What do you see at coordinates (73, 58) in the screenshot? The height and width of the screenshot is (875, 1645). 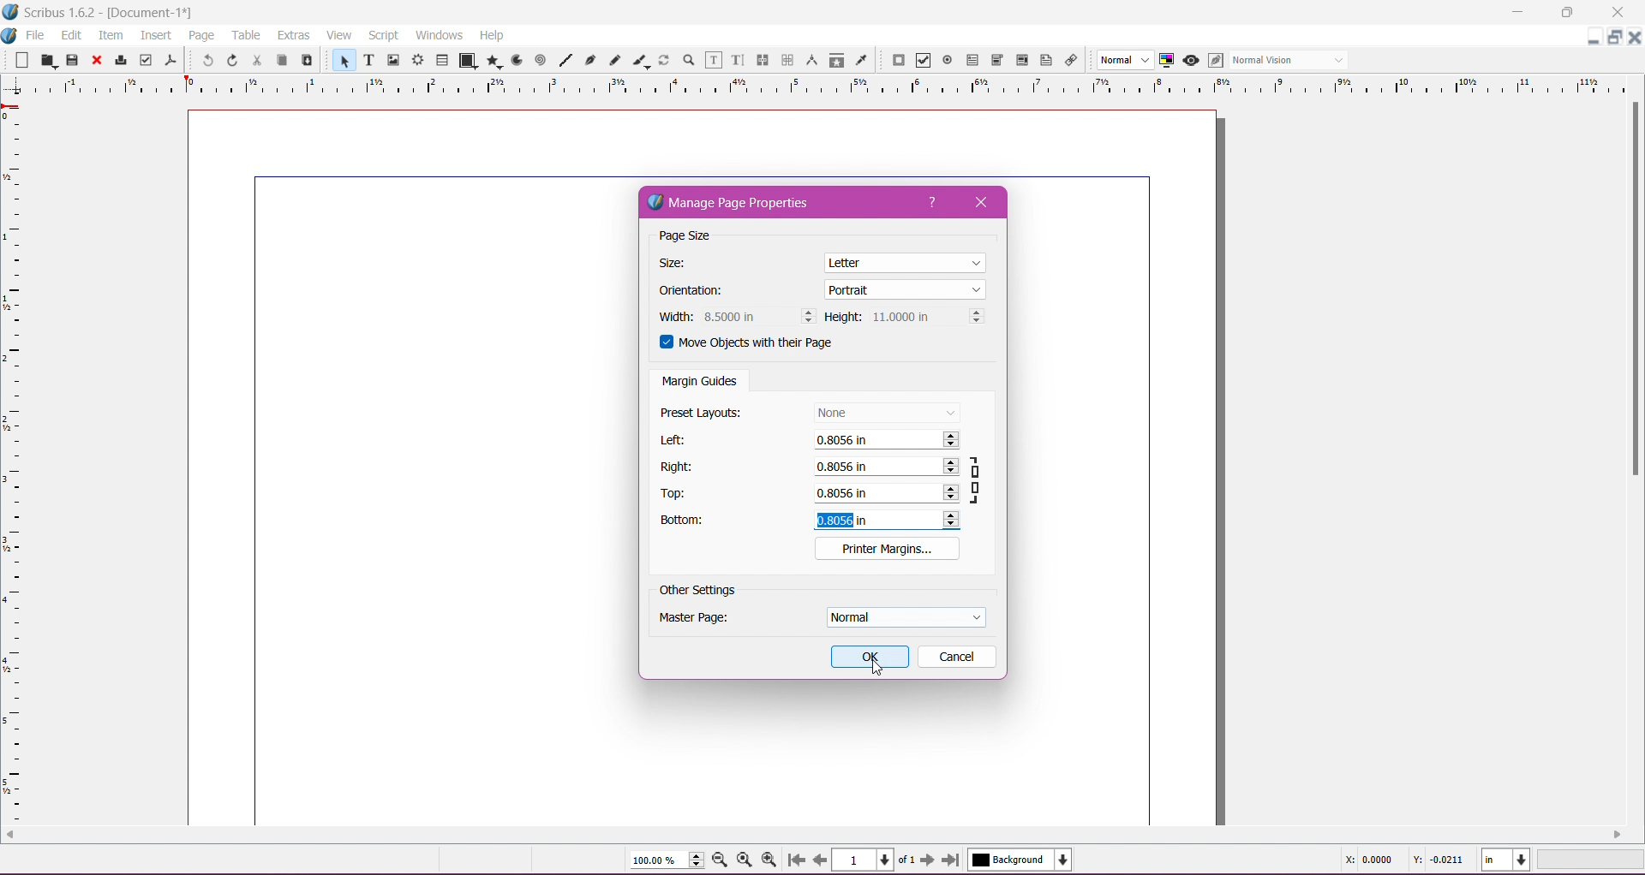 I see `Save` at bounding box center [73, 58].